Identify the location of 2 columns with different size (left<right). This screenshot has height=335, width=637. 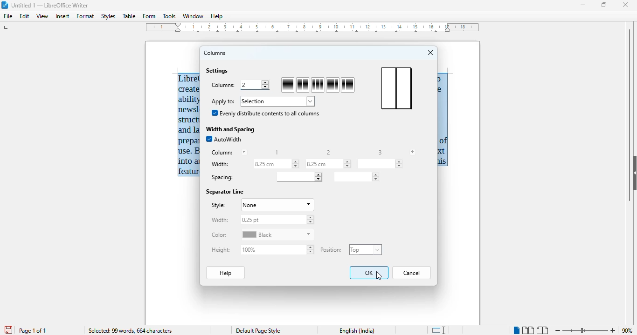
(348, 85).